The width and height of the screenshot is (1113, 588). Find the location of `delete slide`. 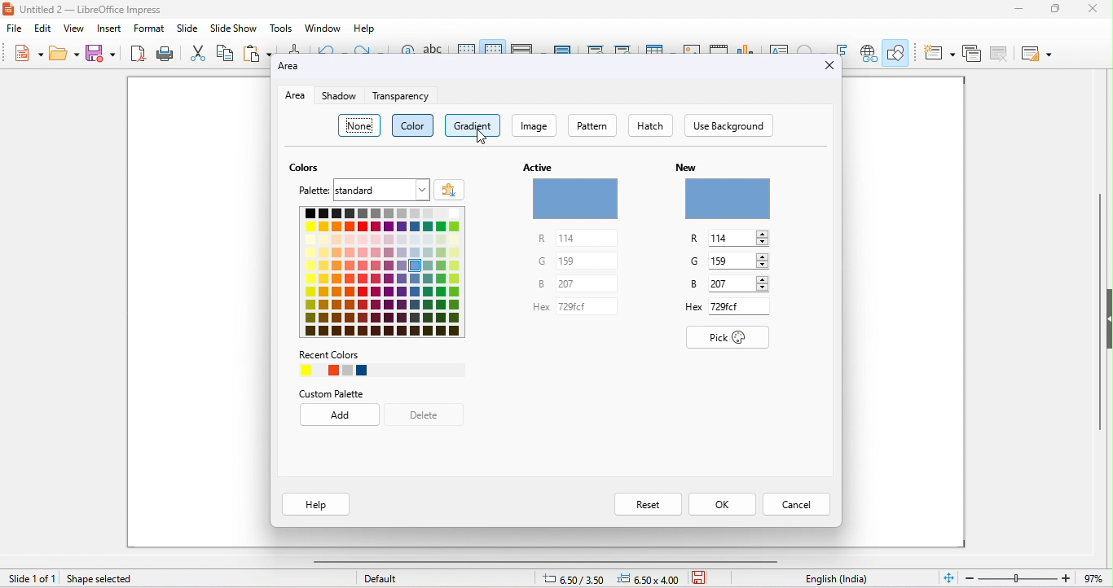

delete slide is located at coordinates (1001, 55).